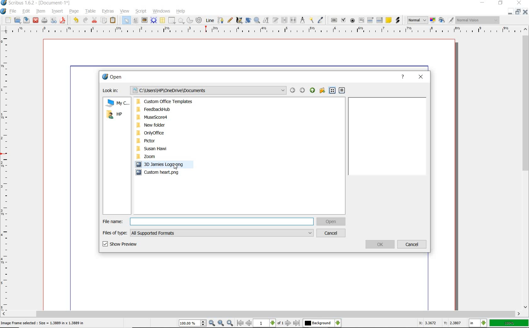 This screenshot has width=529, height=328. I want to click on CANCEL, so click(412, 245).